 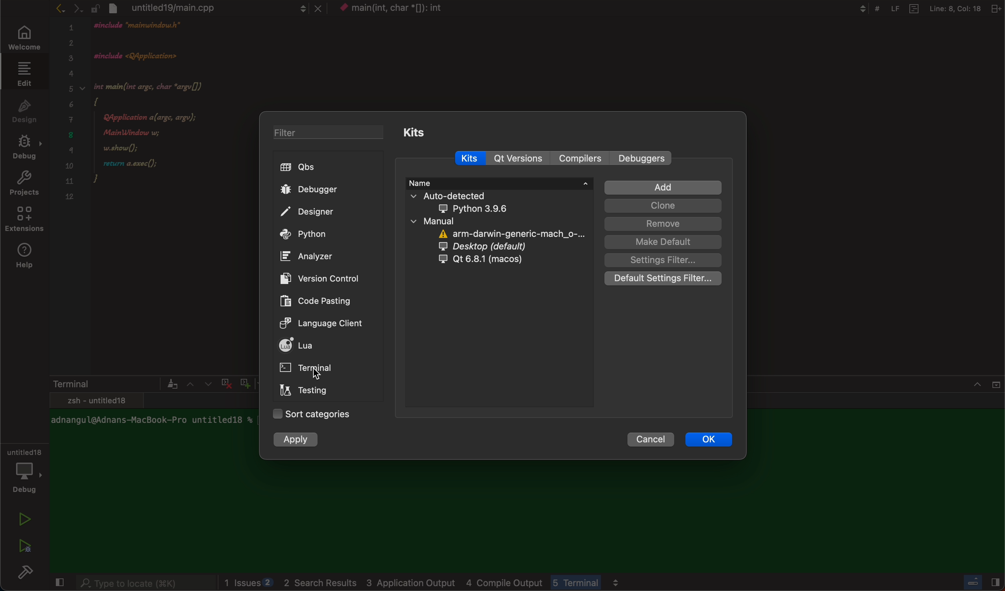 What do you see at coordinates (474, 583) in the screenshot?
I see `logs` at bounding box center [474, 583].